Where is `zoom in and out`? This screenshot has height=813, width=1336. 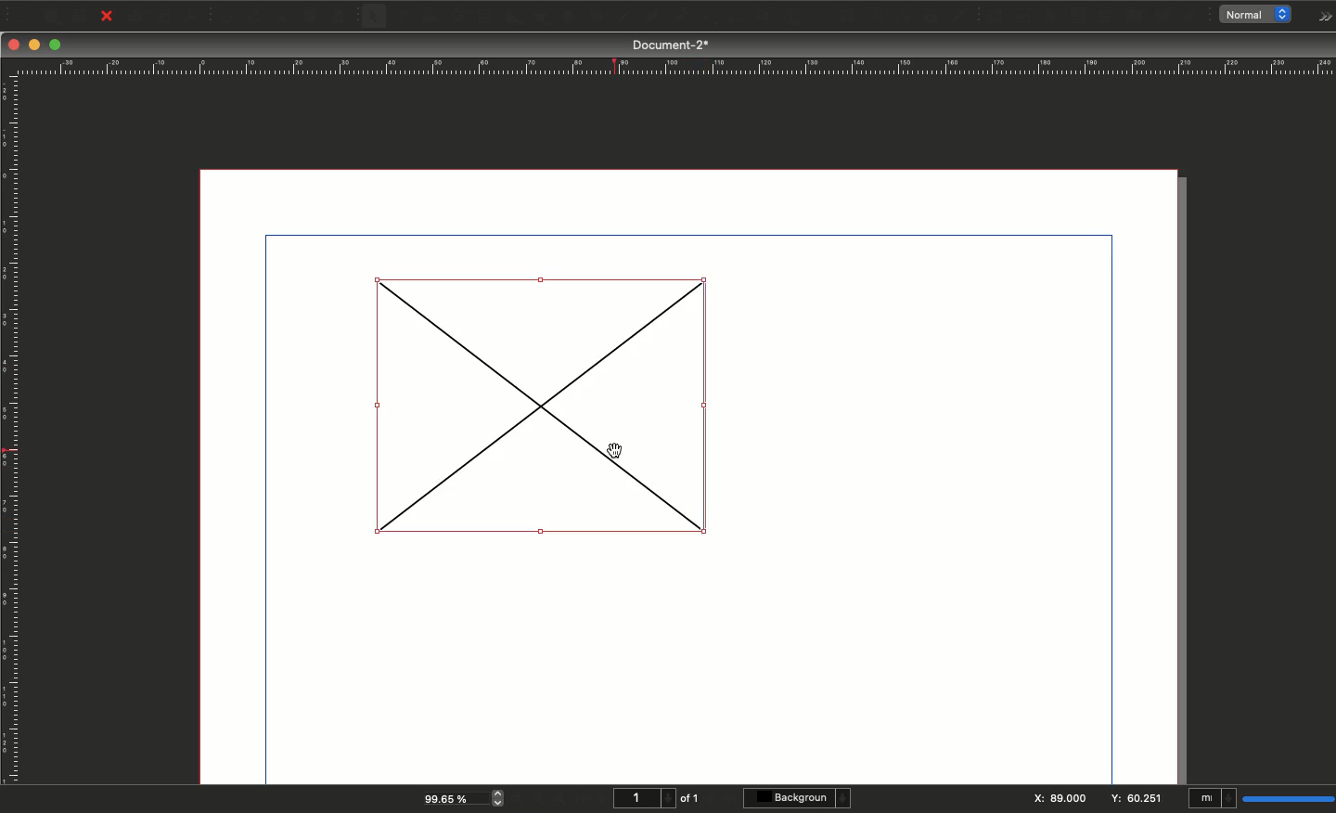
zoom in and out is located at coordinates (501, 797).